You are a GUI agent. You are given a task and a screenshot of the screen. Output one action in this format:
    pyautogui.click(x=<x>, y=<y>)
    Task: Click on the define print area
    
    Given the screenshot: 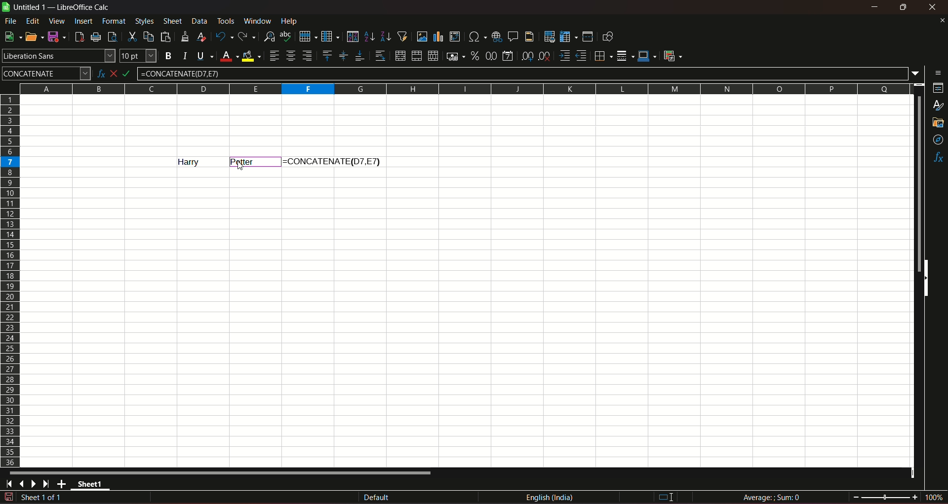 What is the action you would take?
    pyautogui.click(x=549, y=37)
    